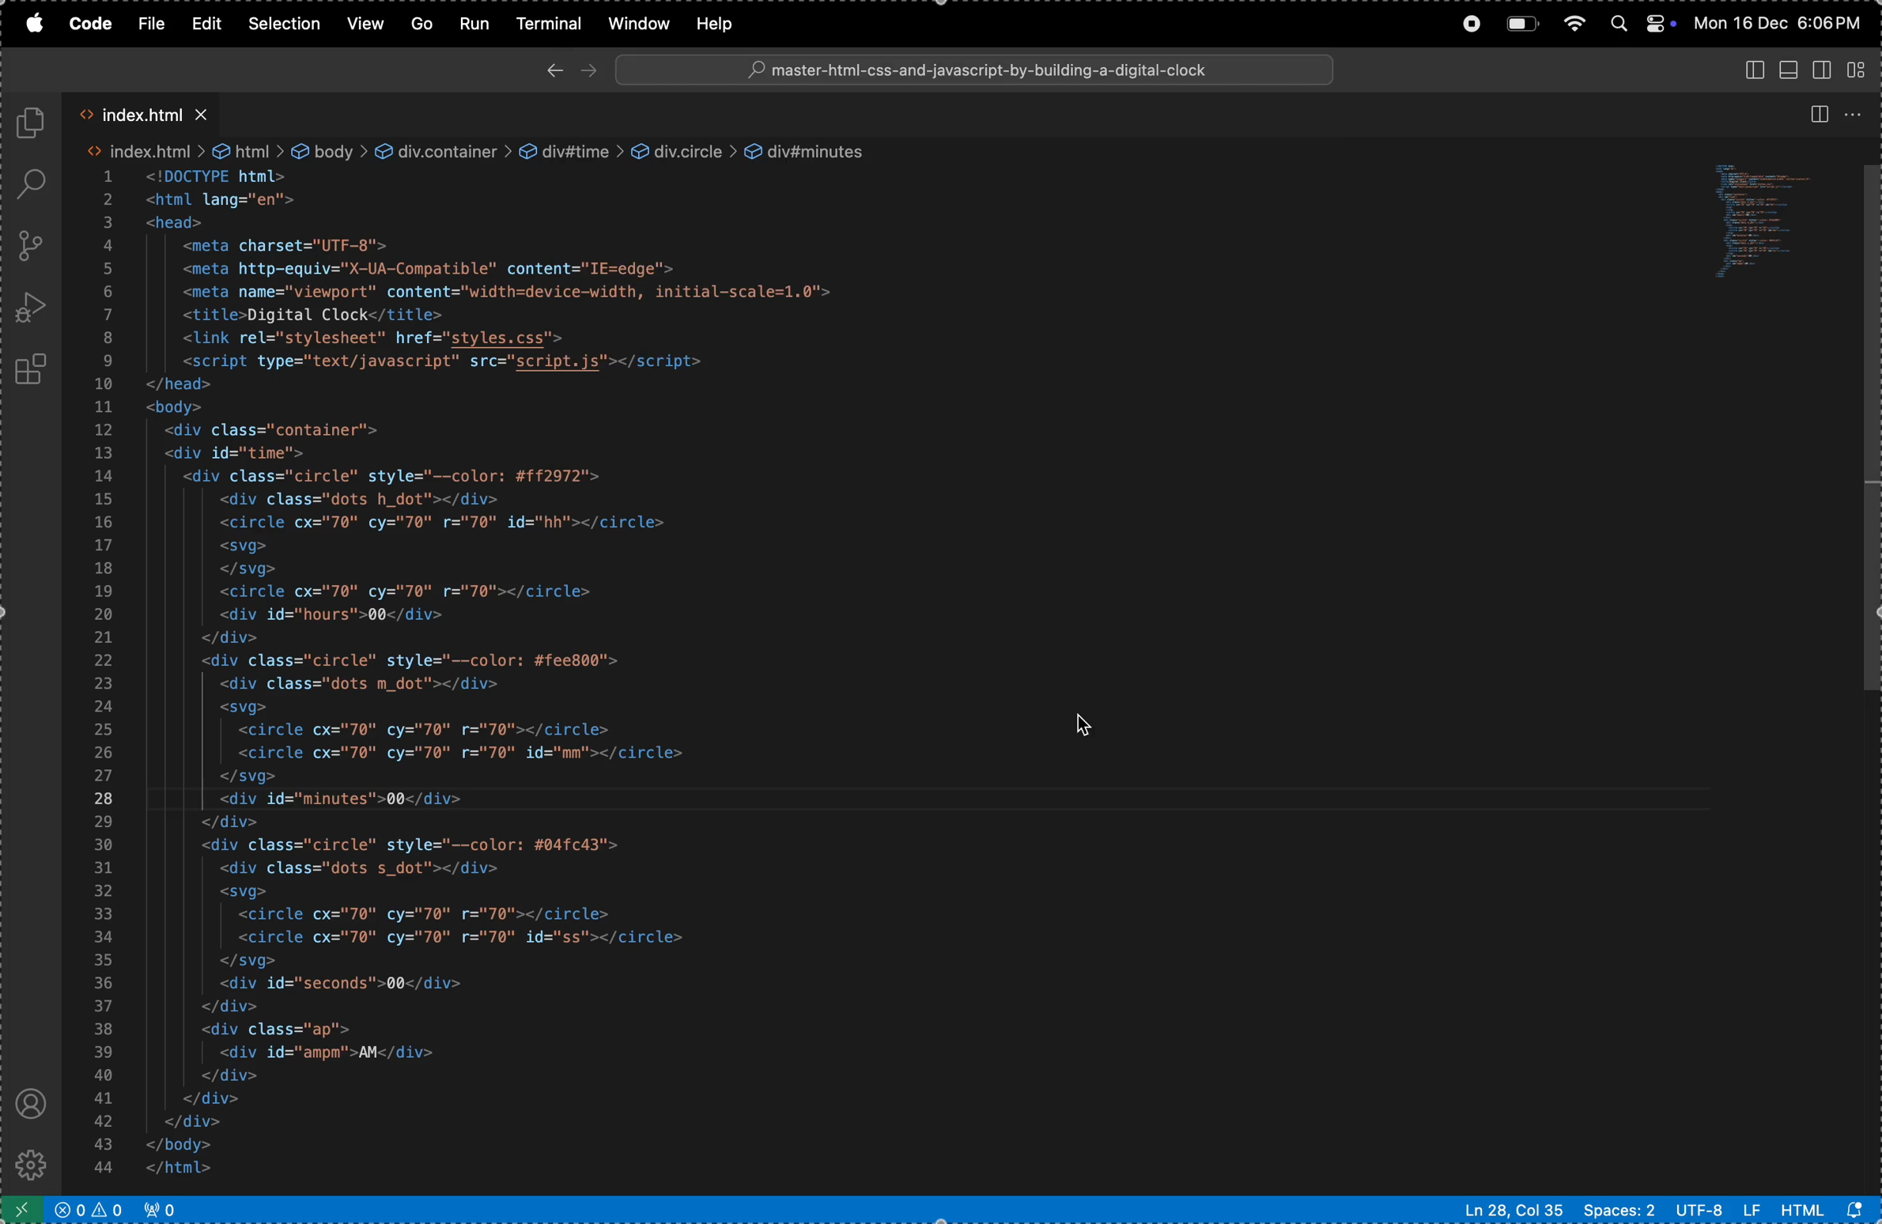 This screenshot has height=1224, width=1882. What do you see at coordinates (1749, 71) in the screenshot?
I see `toggle panel` at bounding box center [1749, 71].